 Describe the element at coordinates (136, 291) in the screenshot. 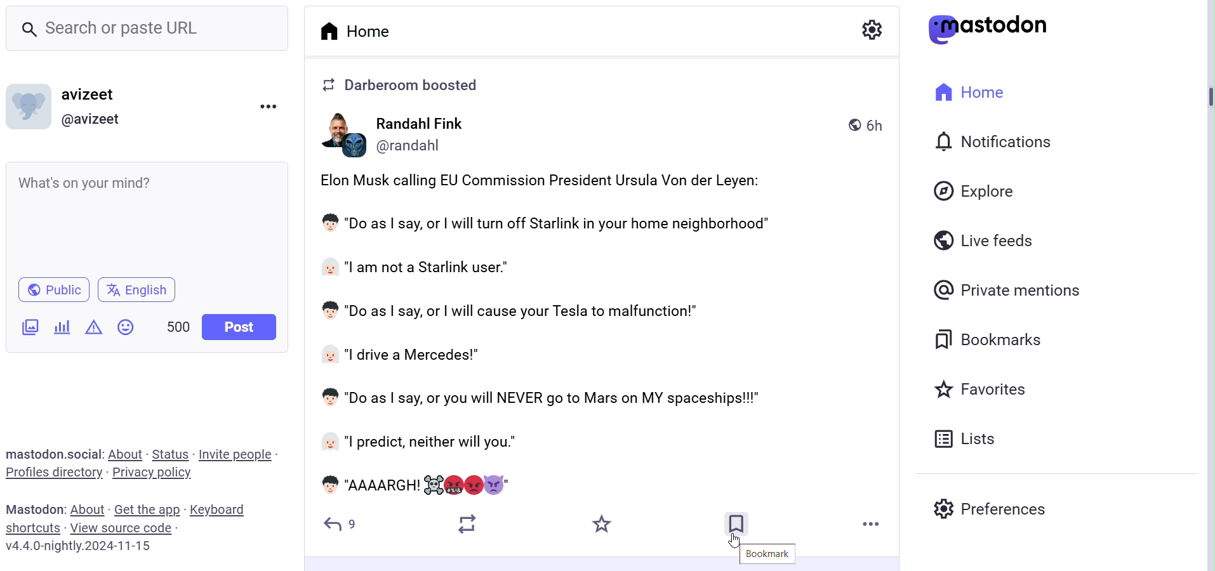

I see `Change Language` at that location.